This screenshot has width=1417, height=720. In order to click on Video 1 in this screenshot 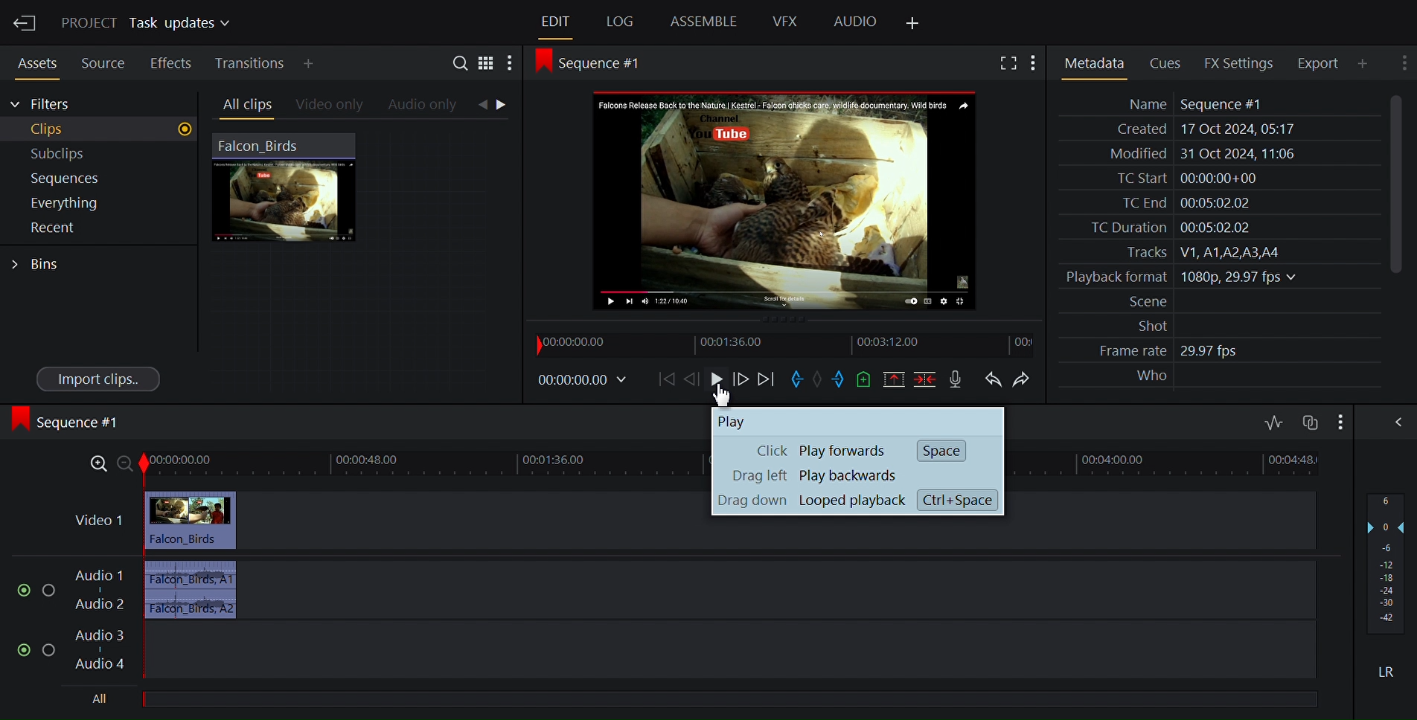, I will do `click(380, 518)`.